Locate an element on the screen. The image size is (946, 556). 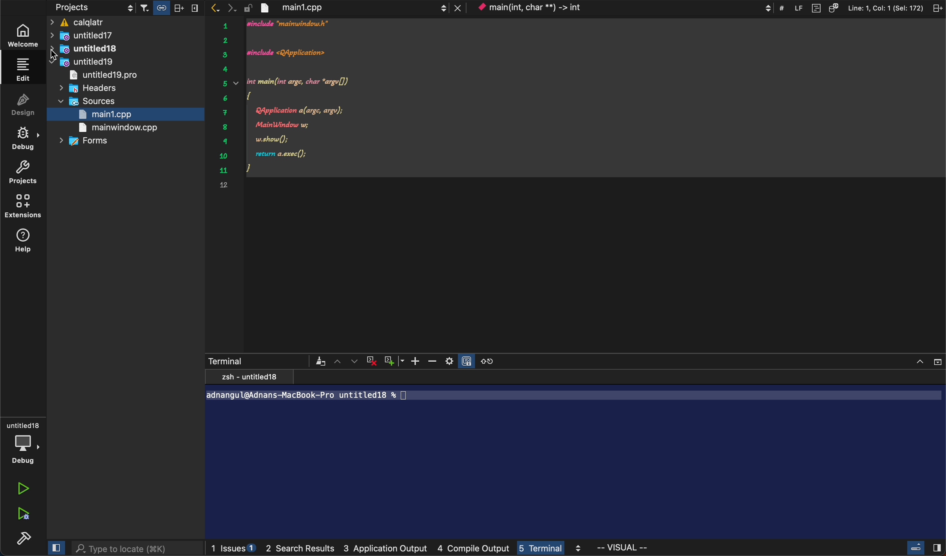
code is located at coordinates (581, 103).